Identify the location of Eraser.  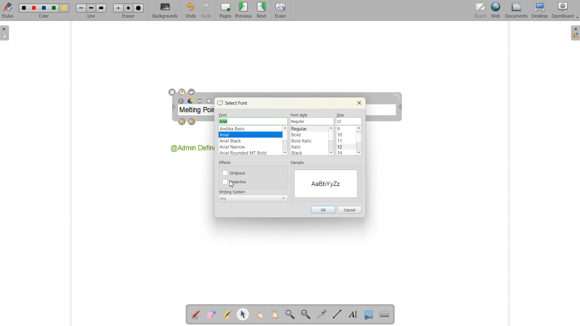
(279, 11).